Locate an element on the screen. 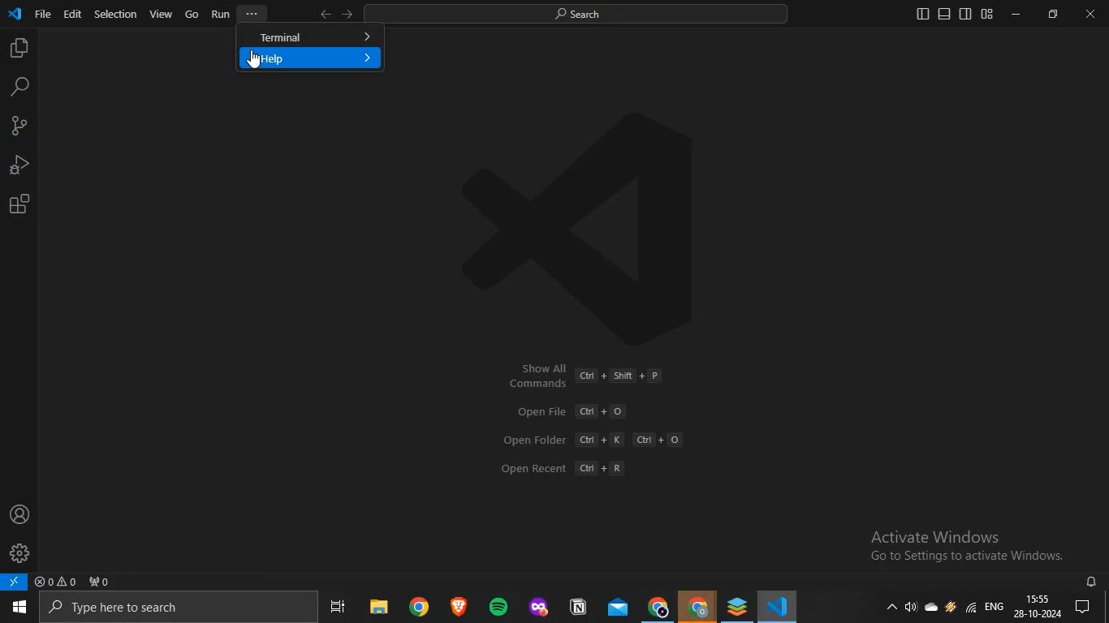 The width and height of the screenshot is (1109, 623). onlyoffice is located at coordinates (736, 606).